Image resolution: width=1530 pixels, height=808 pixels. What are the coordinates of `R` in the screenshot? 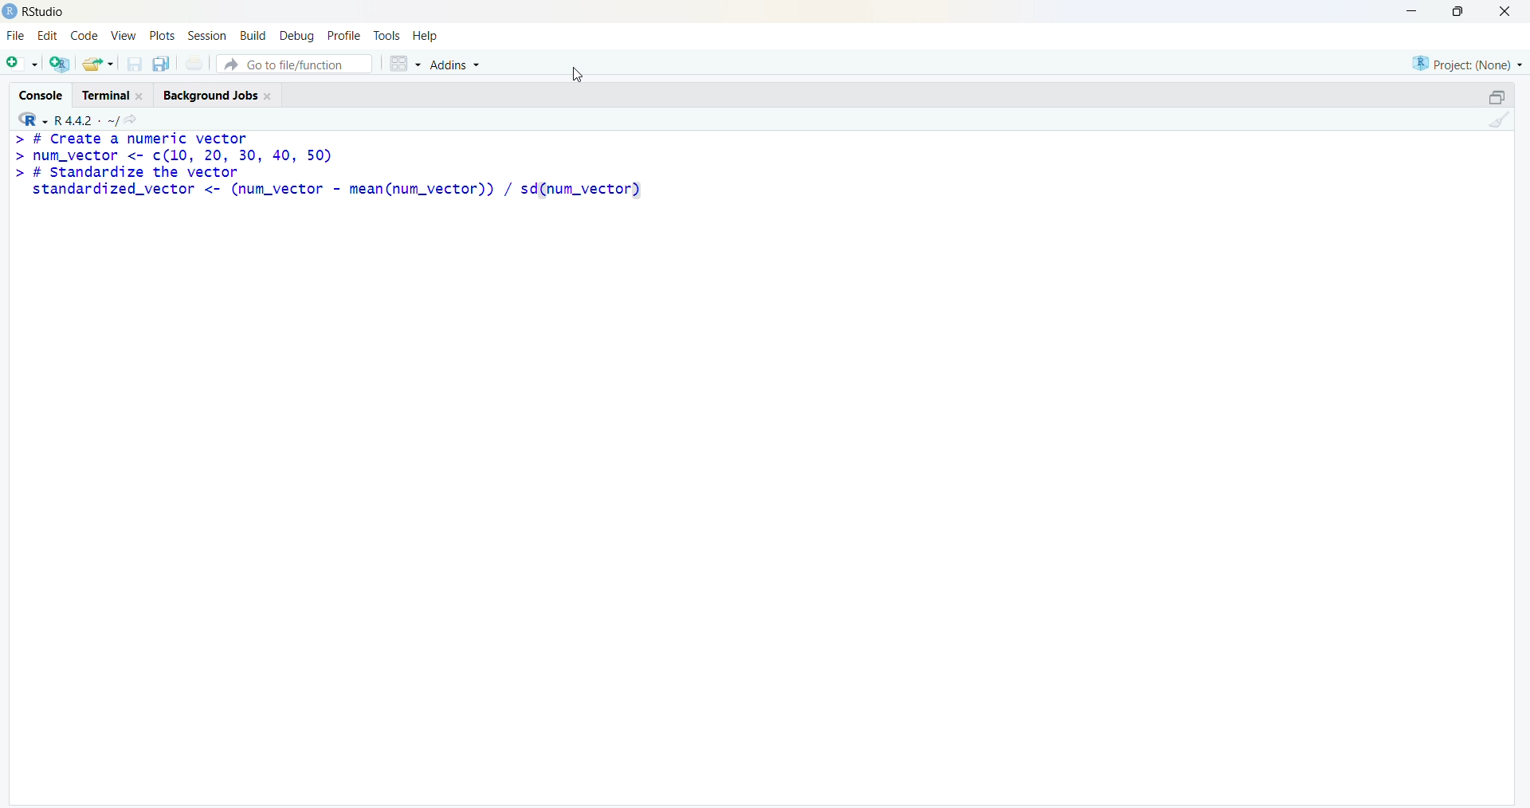 It's located at (31, 120).